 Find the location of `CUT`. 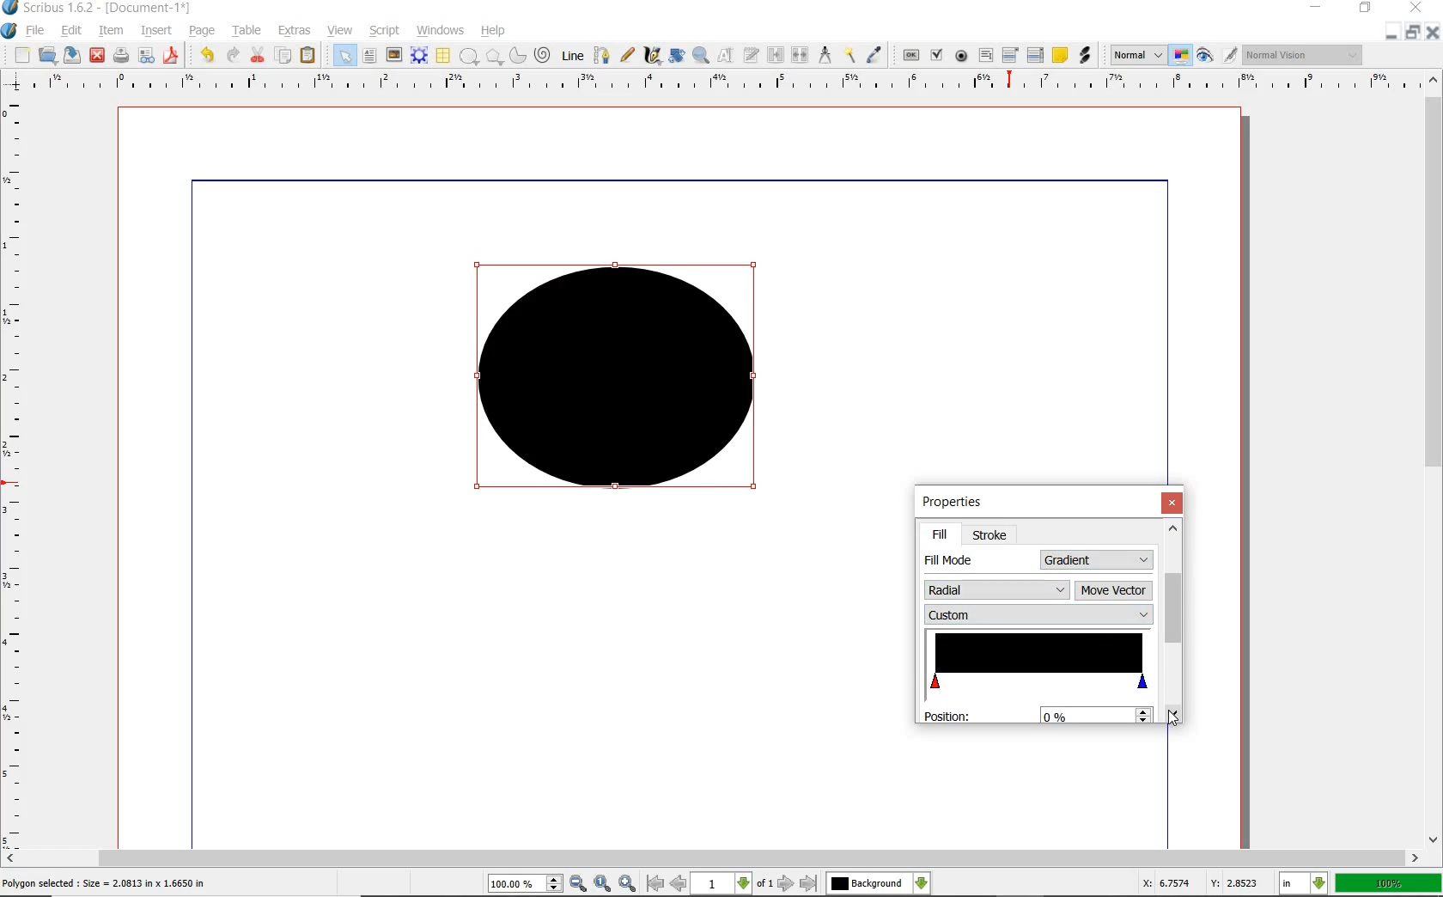

CUT is located at coordinates (259, 54).